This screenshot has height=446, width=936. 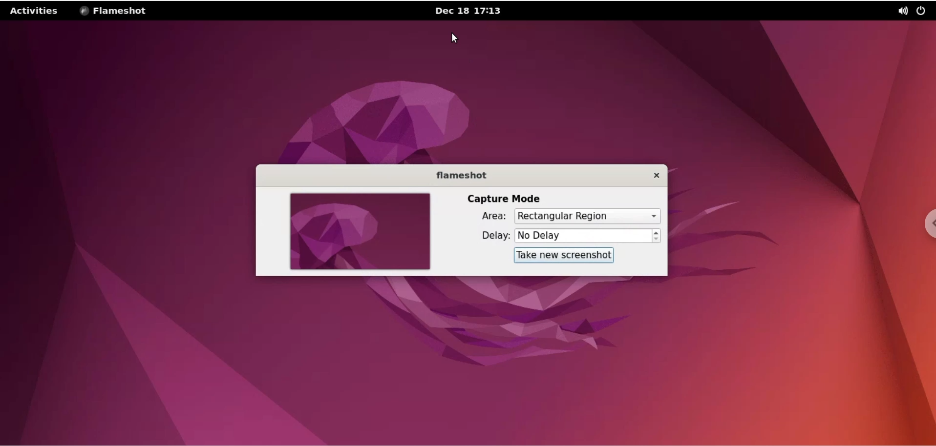 What do you see at coordinates (463, 175) in the screenshot?
I see `flameshot label` at bounding box center [463, 175].